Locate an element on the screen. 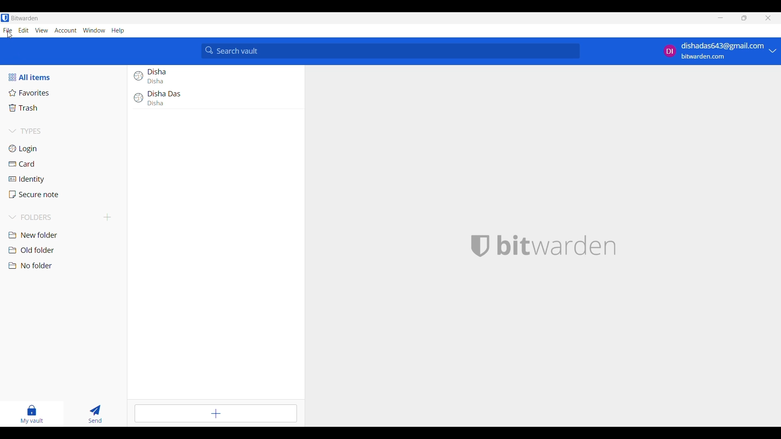 The image size is (781, 439). Disha login entry is located at coordinates (216, 76).